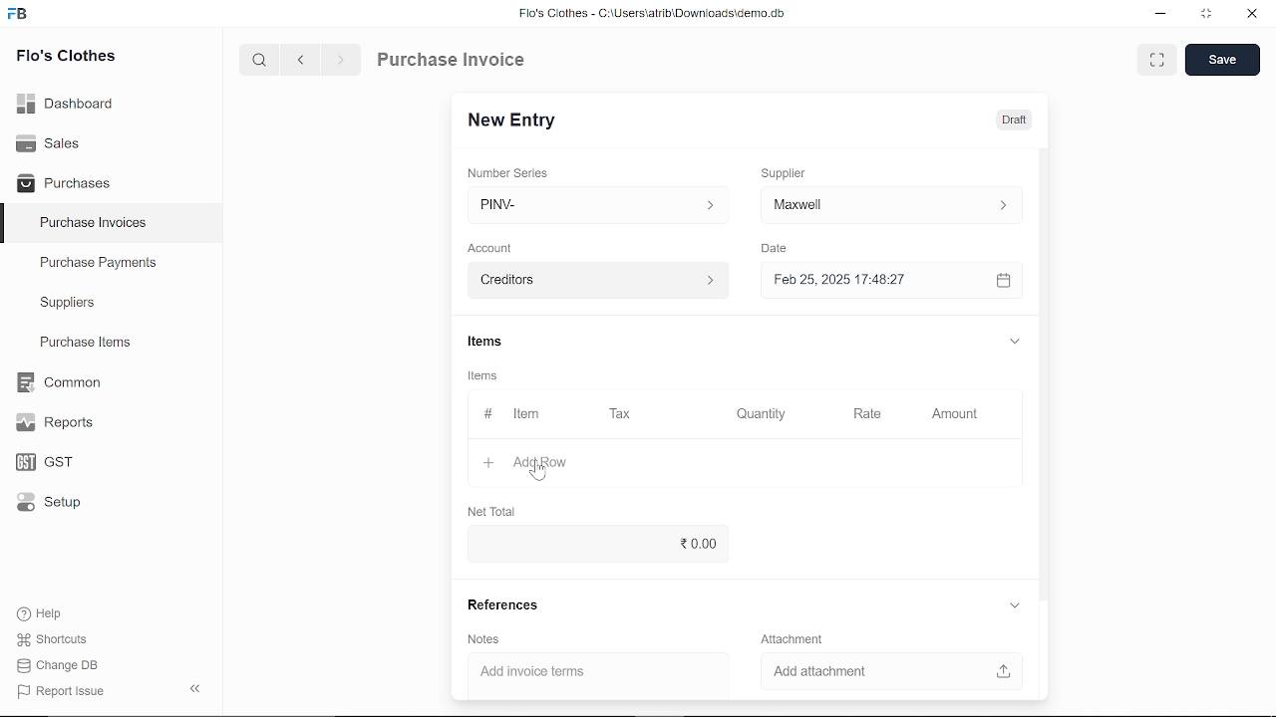 The height and width of the screenshot is (717, 1276). I want to click on Purchase Invoices, so click(94, 225).